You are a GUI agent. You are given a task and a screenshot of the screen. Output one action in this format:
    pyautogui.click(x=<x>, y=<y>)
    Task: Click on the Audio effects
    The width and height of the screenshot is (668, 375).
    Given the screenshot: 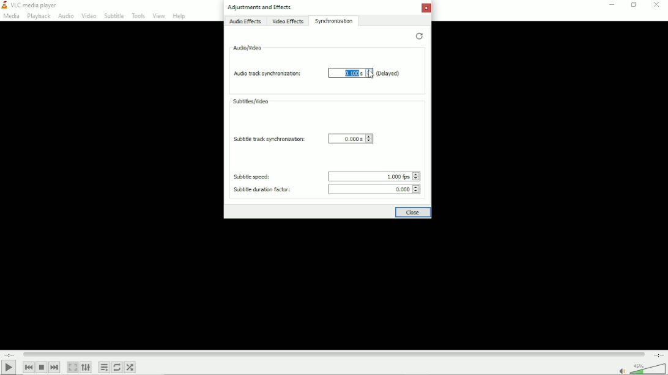 What is the action you would take?
    pyautogui.click(x=245, y=21)
    